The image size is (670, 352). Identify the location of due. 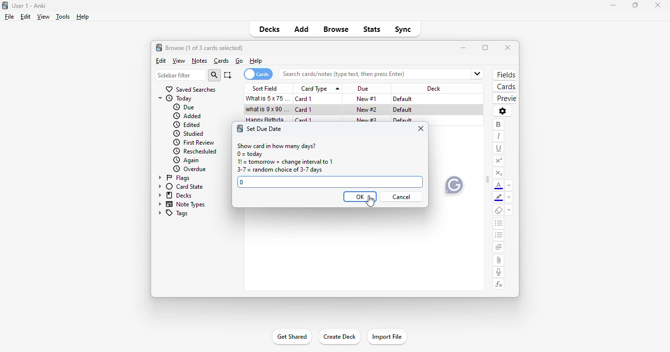
(184, 107).